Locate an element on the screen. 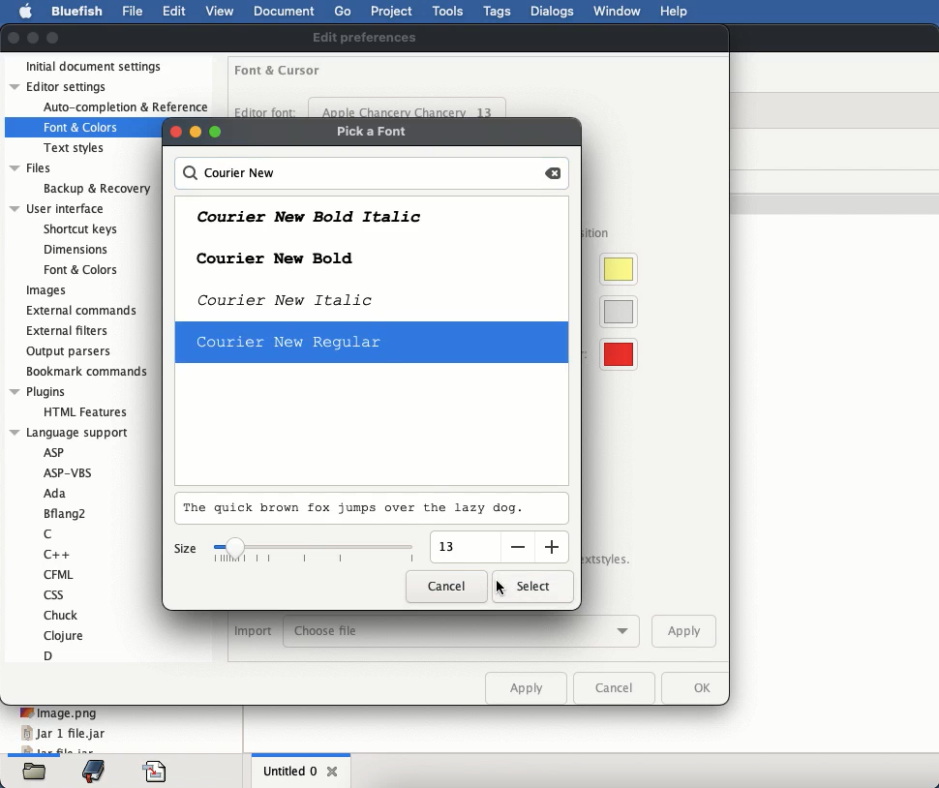 The image size is (939, 788). file is located at coordinates (132, 11).